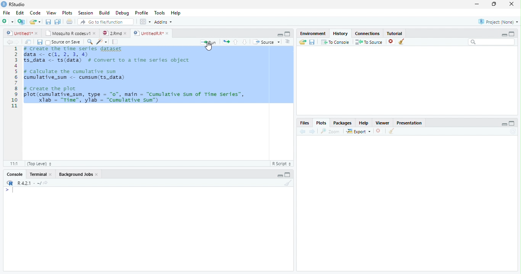 Image resolution: width=521 pixels, height=274 pixels. I want to click on Tools, so click(159, 13).